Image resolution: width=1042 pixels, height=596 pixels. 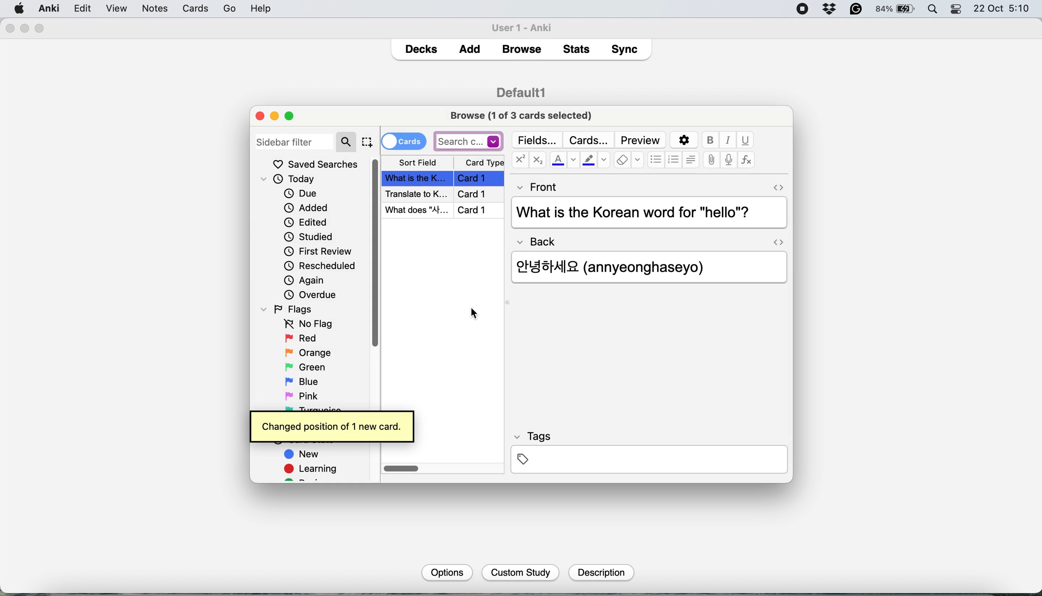 I want to click on sort field, so click(x=418, y=163).